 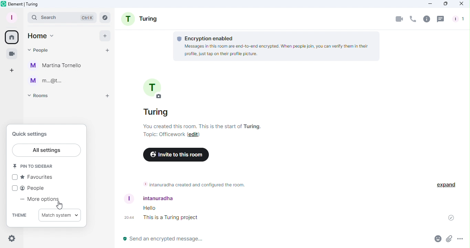 What do you see at coordinates (436, 240) in the screenshot?
I see `Emoji` at bounding box center [436, 240].